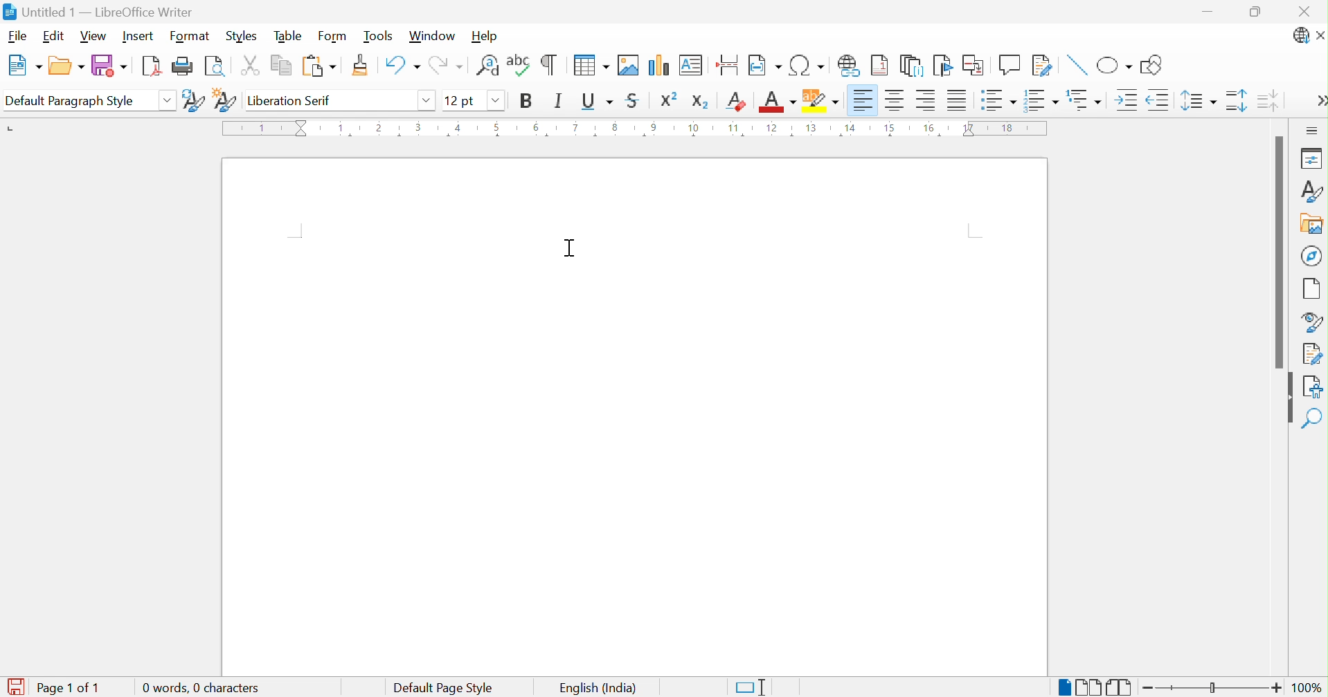 The width and height of the screenshot is (1328, 697). Describe the element at coordinates (778, 101) in the screenshot. I see `Font color` at that location.